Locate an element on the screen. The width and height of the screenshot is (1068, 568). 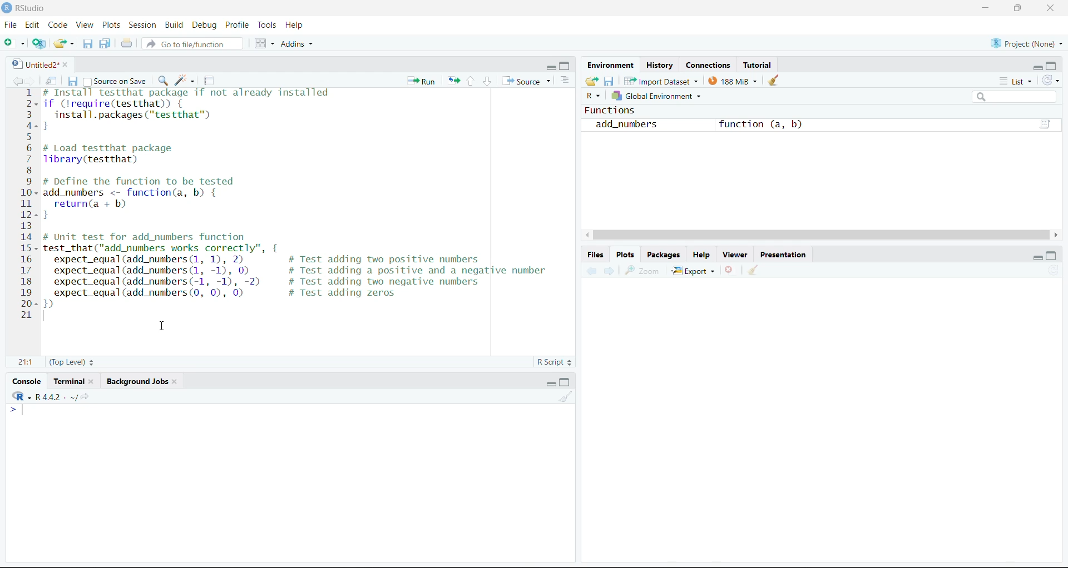
previous is located at coordinates (17, 81).